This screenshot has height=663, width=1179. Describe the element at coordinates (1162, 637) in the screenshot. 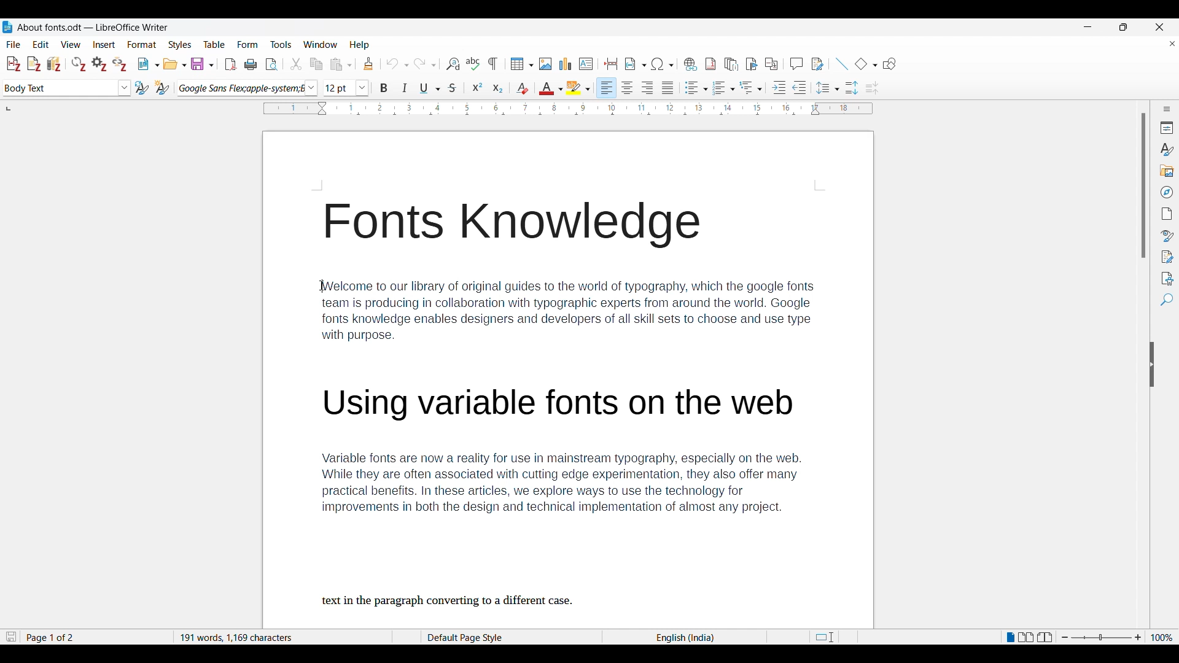

I see `Current zoom factor` at that location.